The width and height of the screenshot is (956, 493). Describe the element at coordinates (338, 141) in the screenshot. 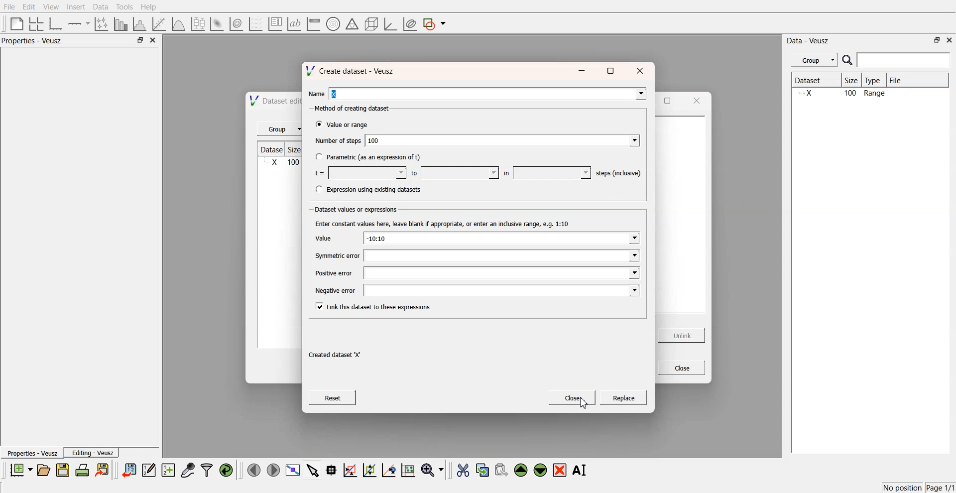

I see `‘Number of steps` at that location.